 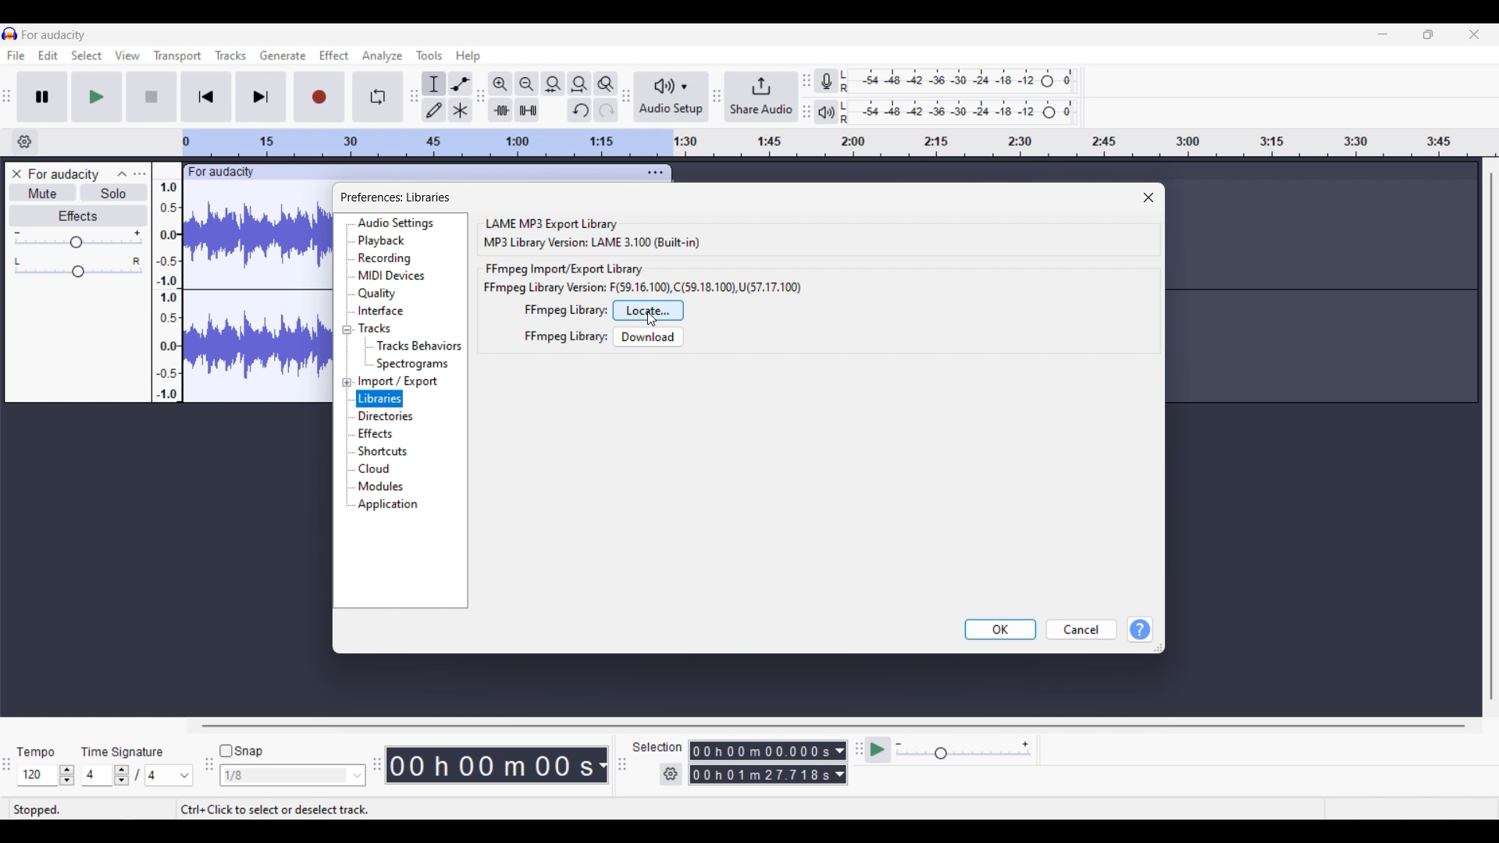 What do you see at coordinates (383, 56) in the screenshot?
I see `Analyze menu` at bounding box center [383, 56].